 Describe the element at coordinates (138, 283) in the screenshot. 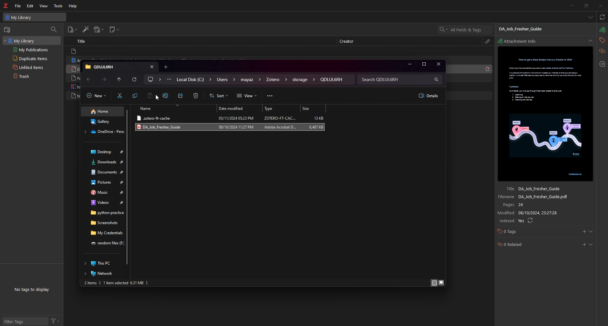

I see `size` at that location.